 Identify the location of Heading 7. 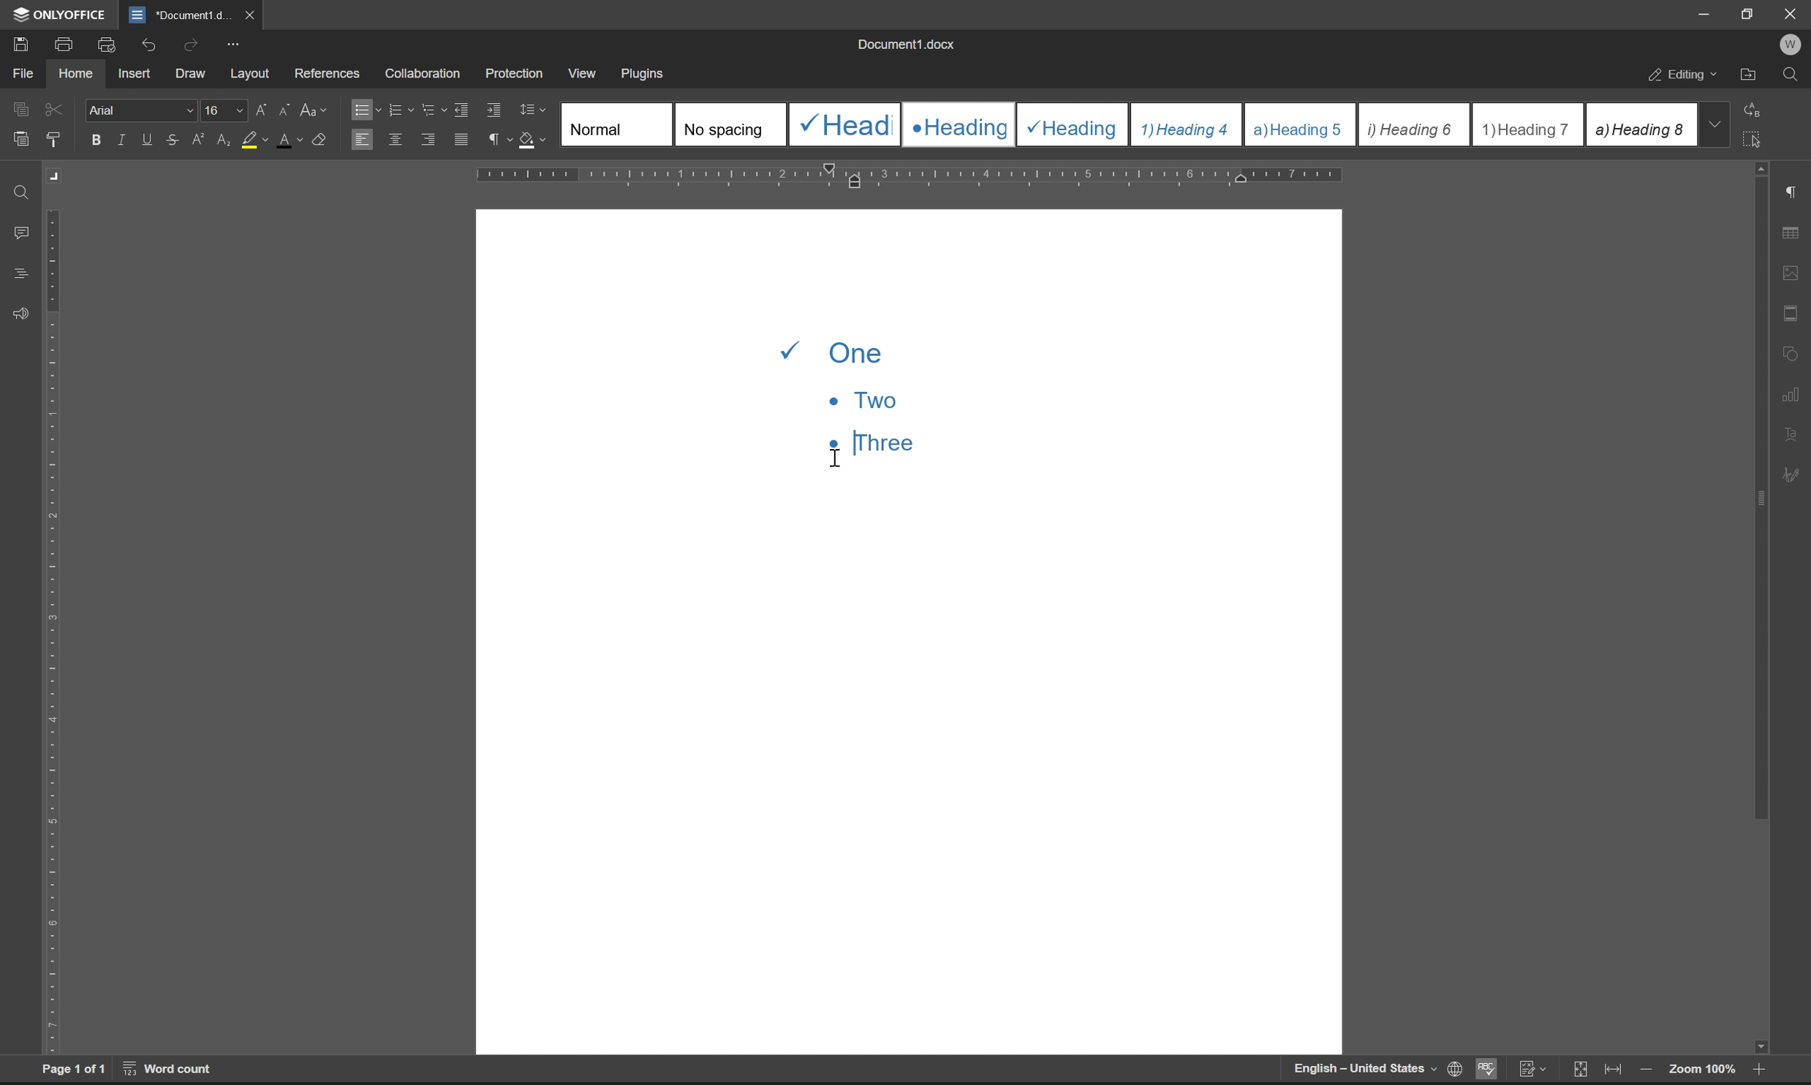
(1528, 125).